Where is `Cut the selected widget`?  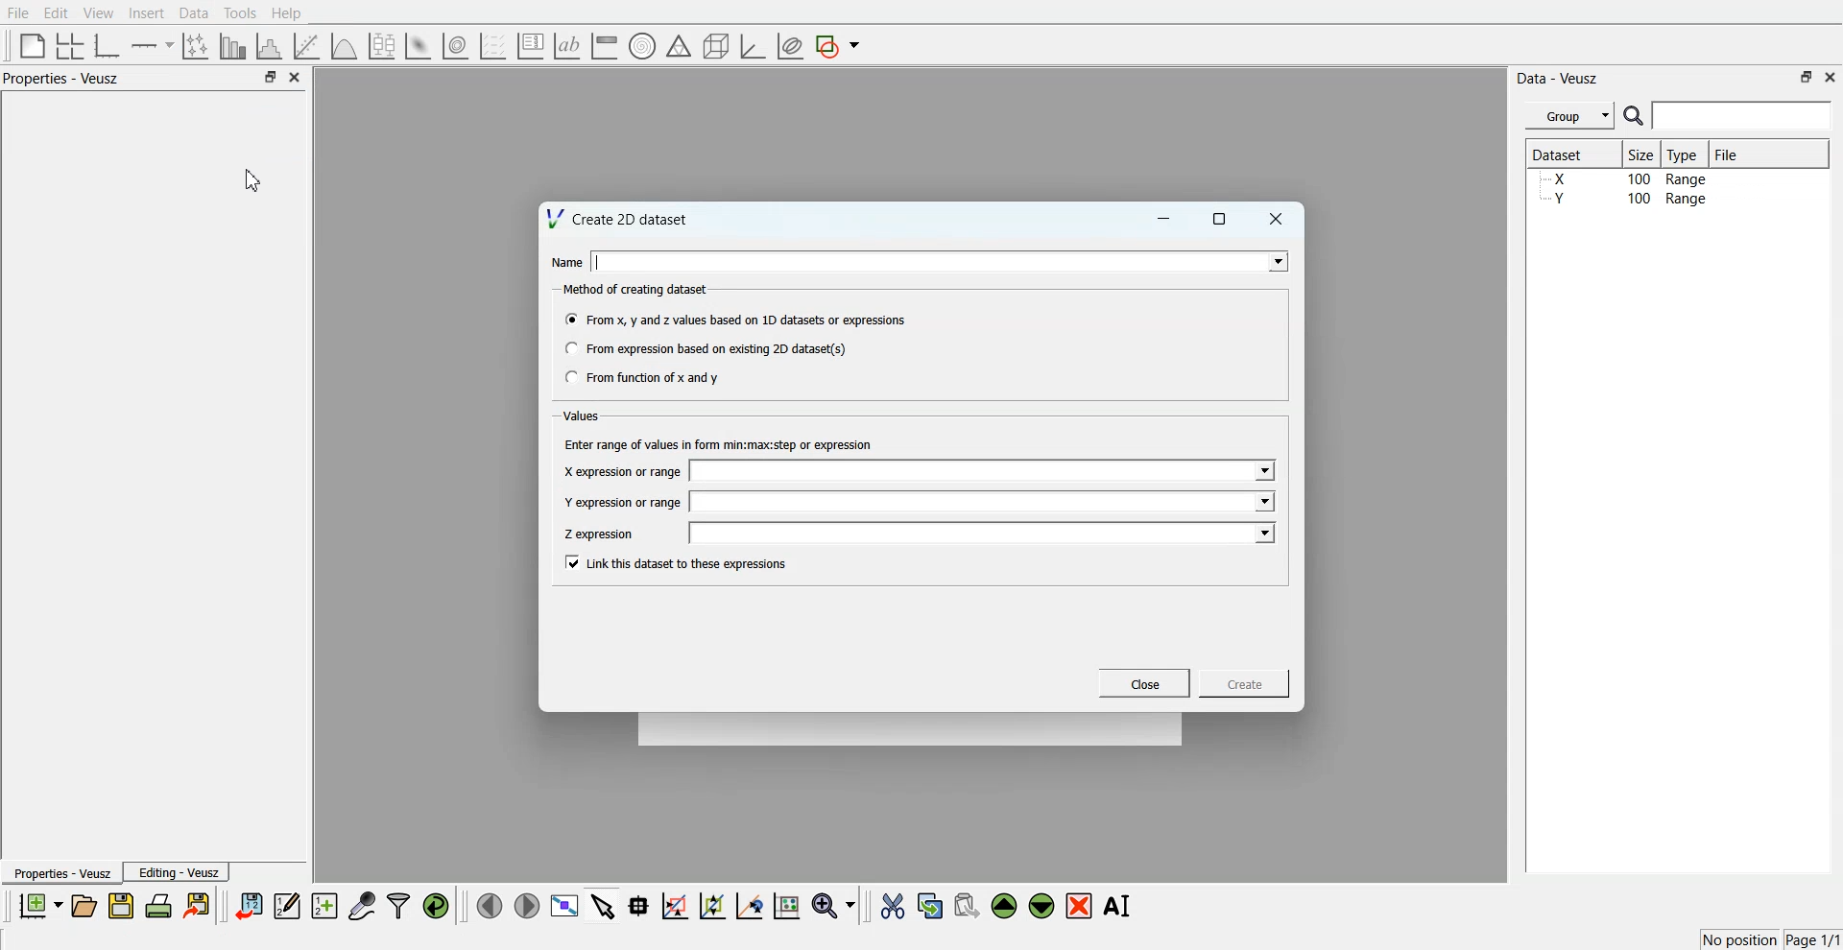
Cut the selected widget is located at coordinates (893, 907).